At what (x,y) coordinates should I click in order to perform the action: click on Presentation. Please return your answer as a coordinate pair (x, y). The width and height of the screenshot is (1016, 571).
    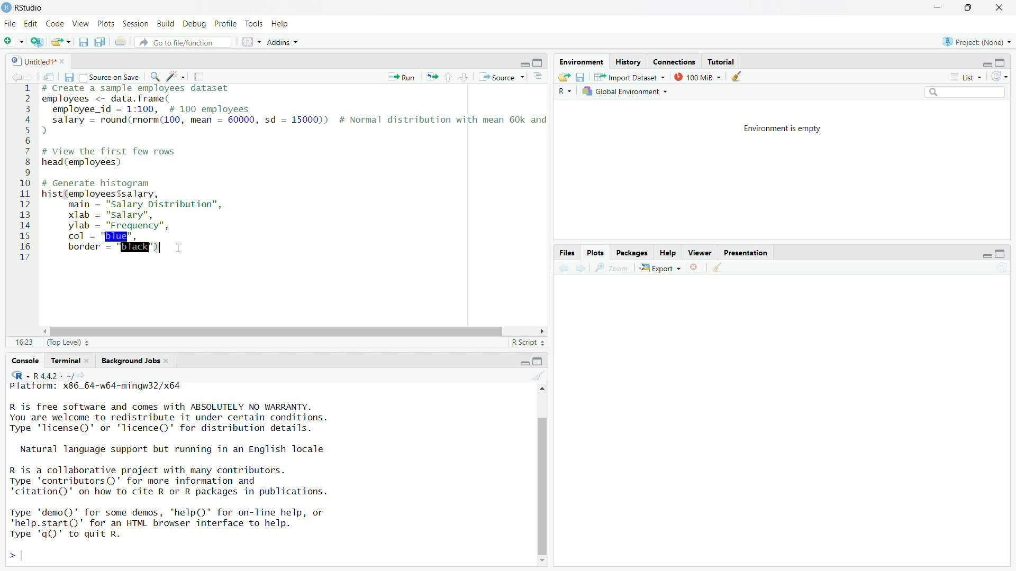
    Looking at the image, I should click on (747, 253).